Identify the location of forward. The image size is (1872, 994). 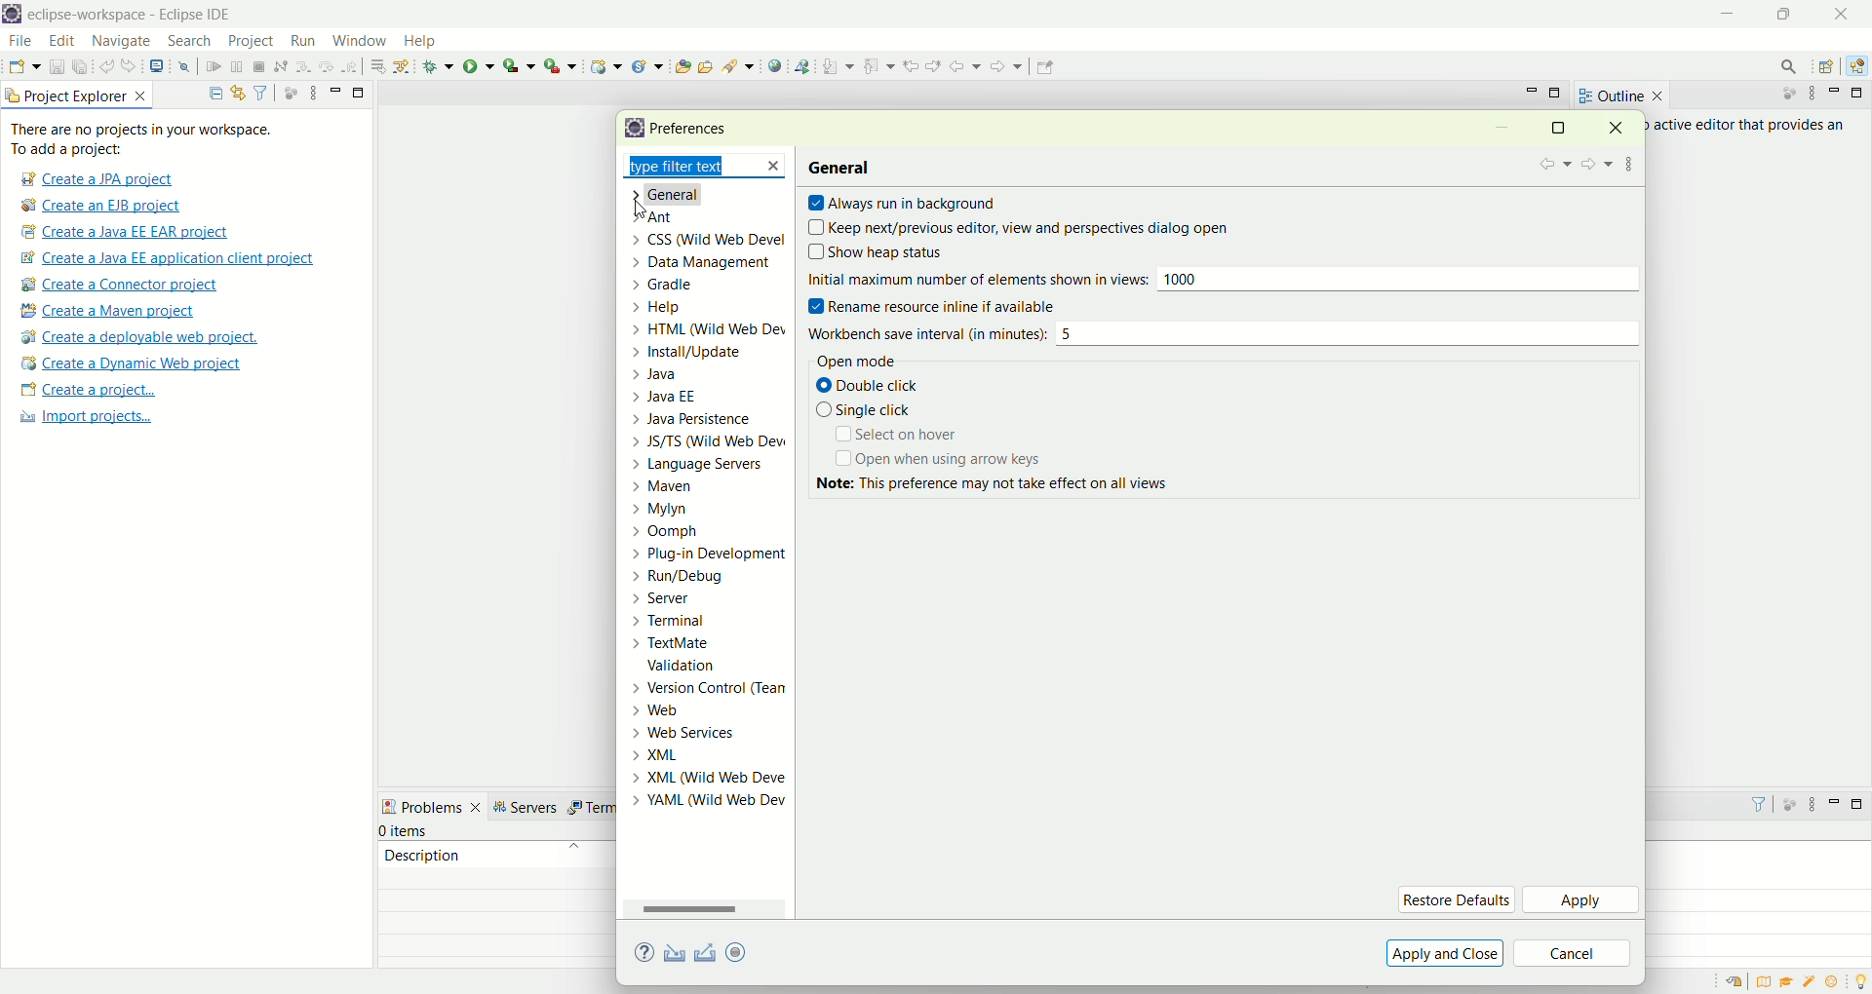
(1004, 71).